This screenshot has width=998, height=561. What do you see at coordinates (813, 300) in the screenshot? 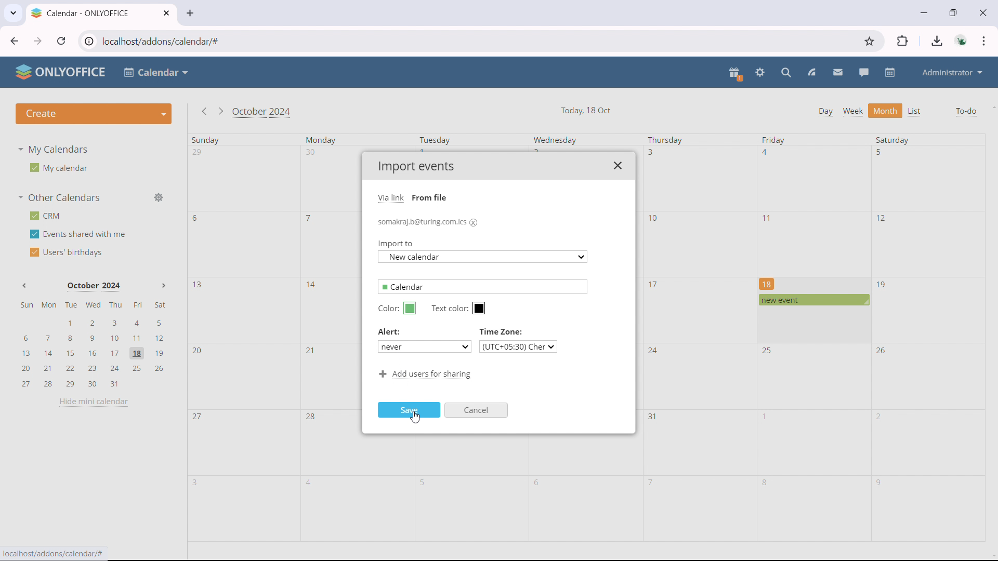
I see `scheduled event` at bounding box center [813, 300].